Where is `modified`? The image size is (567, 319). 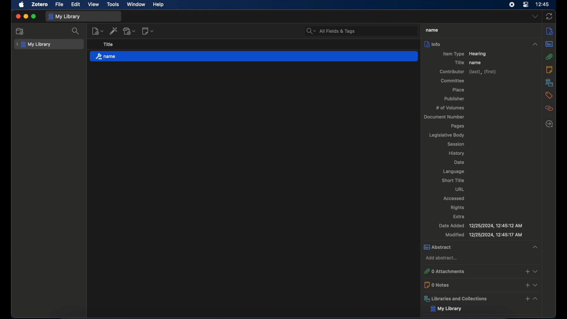 modified is located at coordinates (484, 235).